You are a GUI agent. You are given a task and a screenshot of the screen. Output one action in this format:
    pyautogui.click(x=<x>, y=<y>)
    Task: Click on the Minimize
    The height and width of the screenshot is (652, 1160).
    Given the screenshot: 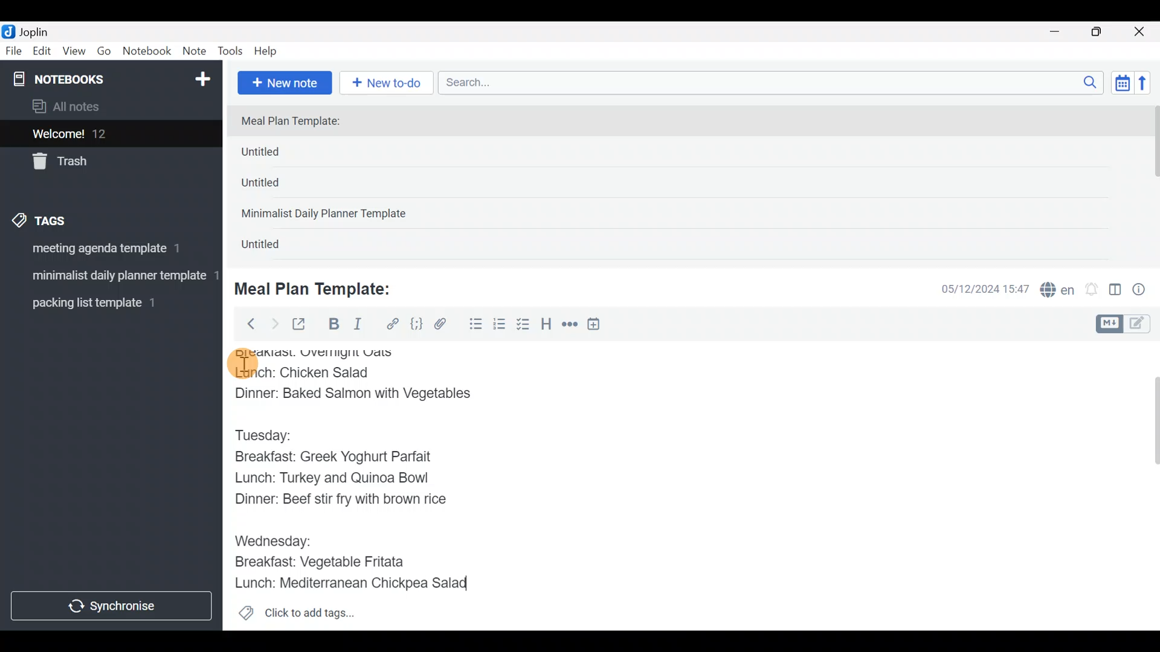 What is the action you would take?
    pyautogui.click(x=1062, y=30)
    